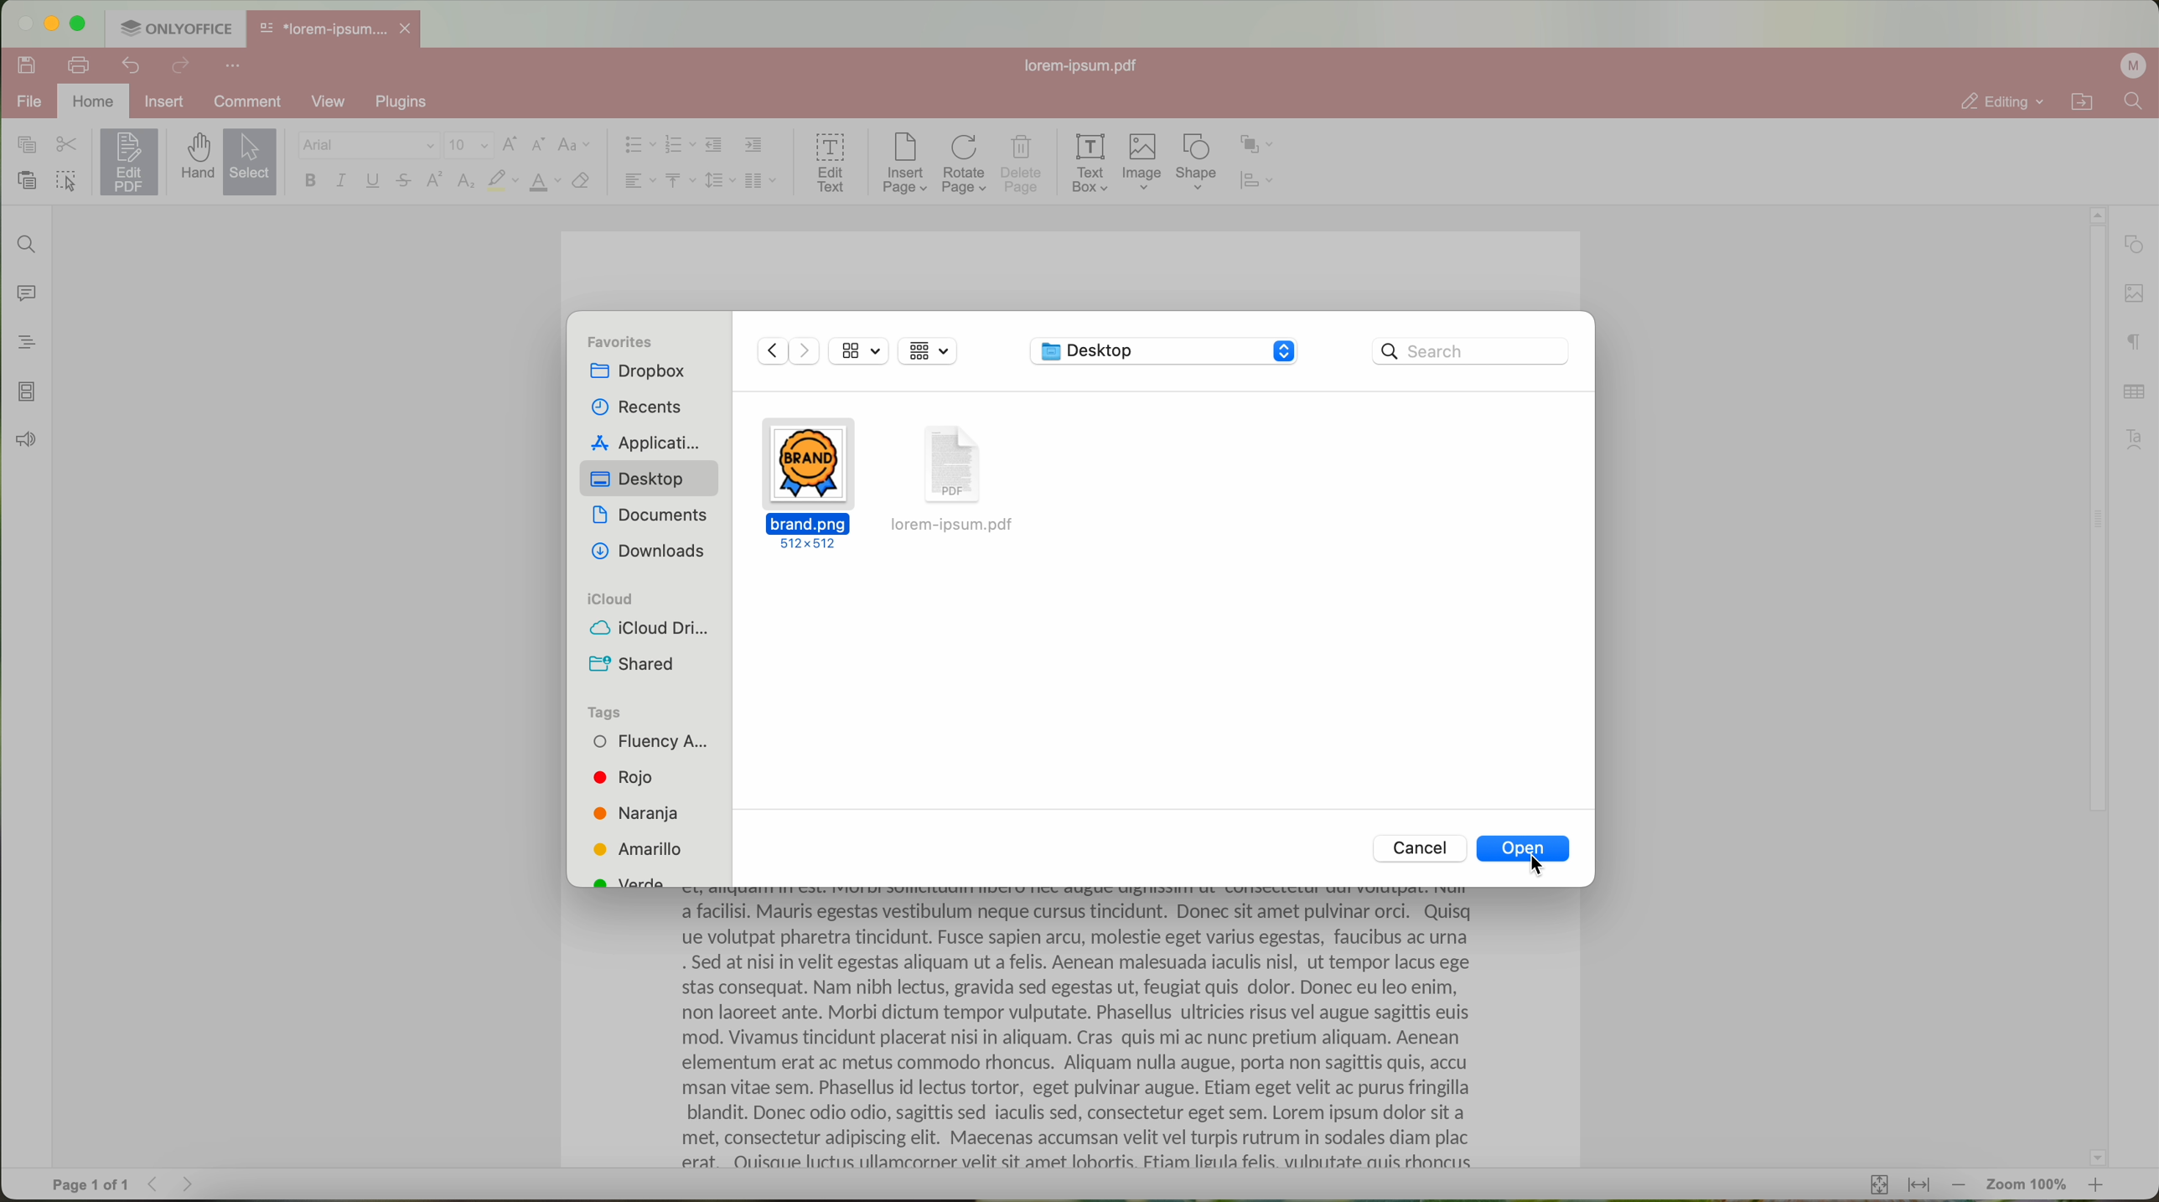 Image resolution: width=2159 pixels, height=1202 pixels. I want to click on arrange shape, so click(1257, 145).